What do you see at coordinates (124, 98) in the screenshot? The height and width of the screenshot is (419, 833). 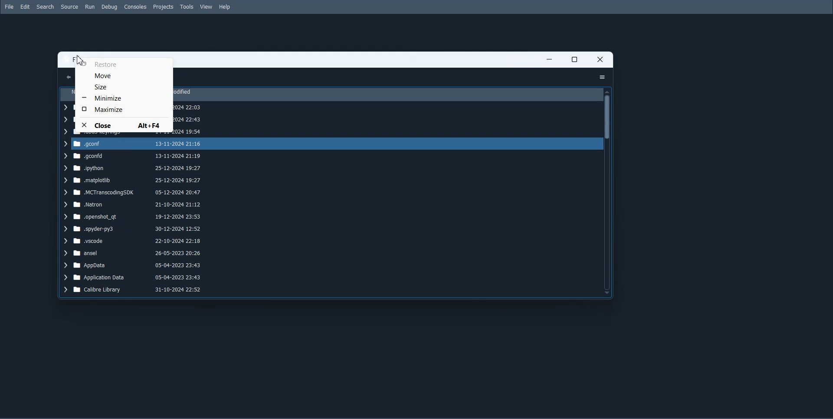 I see `Minimize` at bounding box center [124, 98].